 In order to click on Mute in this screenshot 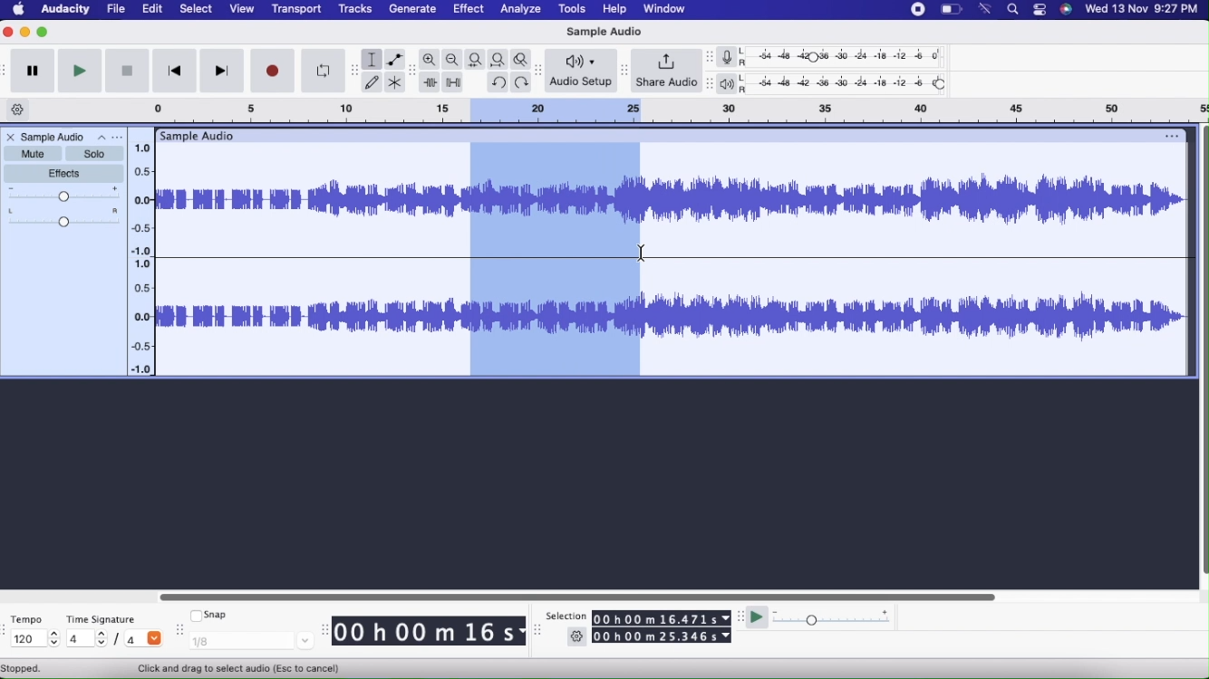, I will do `click(32, 153)`.